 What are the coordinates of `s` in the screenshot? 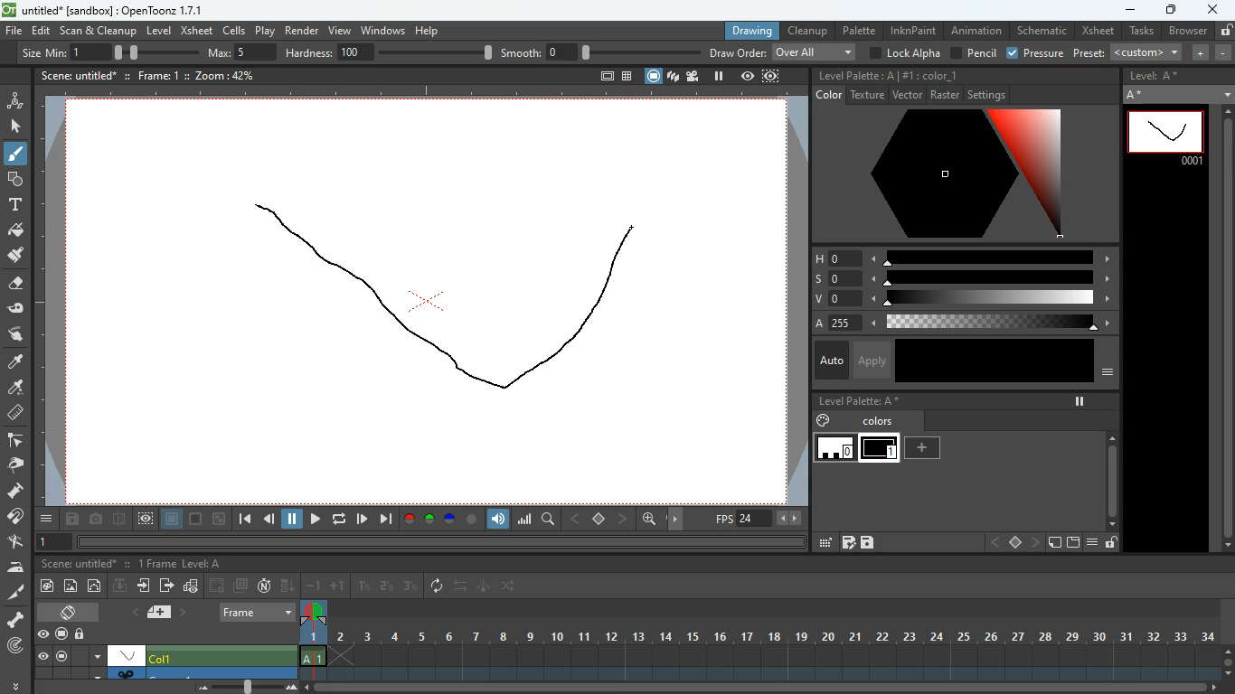 It's located at (962, 278).